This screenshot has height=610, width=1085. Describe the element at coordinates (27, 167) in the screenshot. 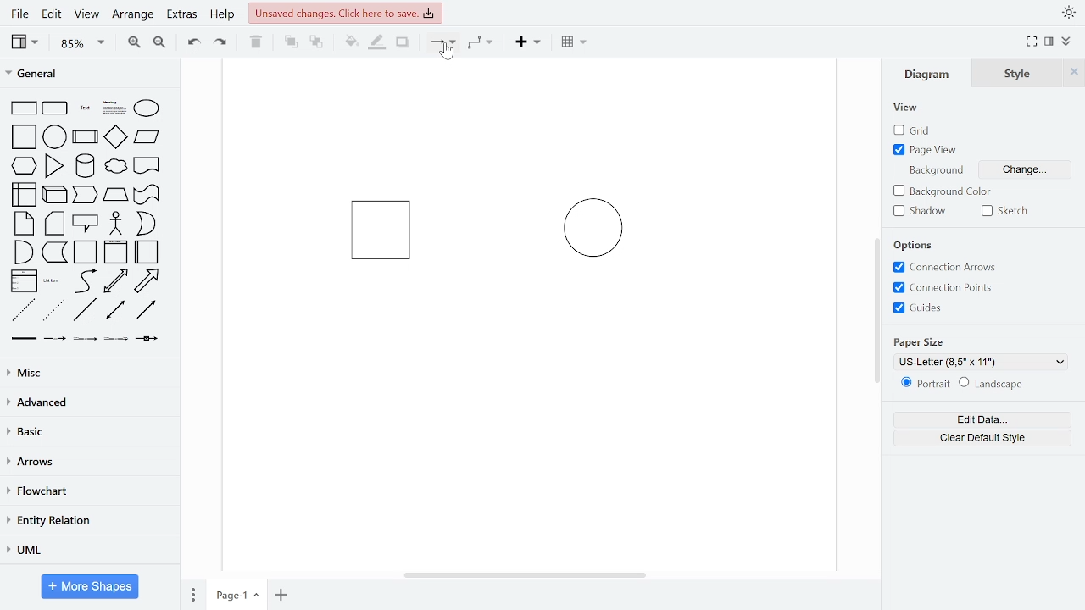

I see `hexagon` at that location.